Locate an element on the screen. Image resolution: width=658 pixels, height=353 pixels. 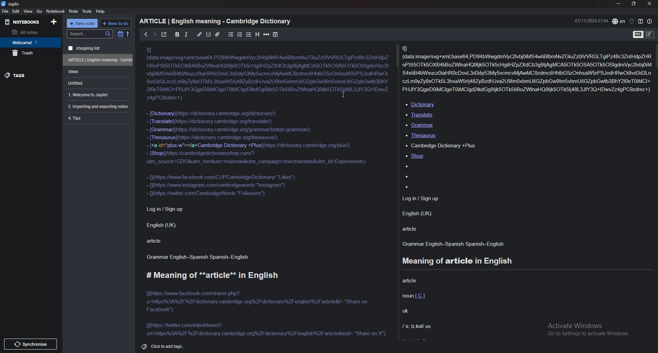
attachment is located at coordinates (218, 35).